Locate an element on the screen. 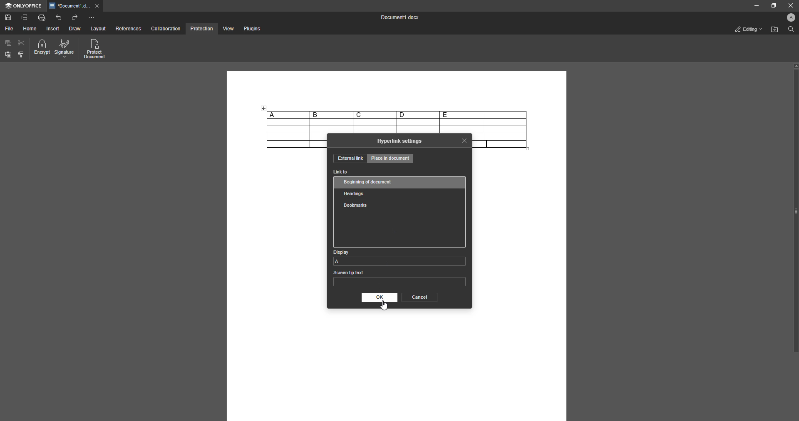 The image size is (799, 421). Tab 1 is located at coordinates (75, 6).